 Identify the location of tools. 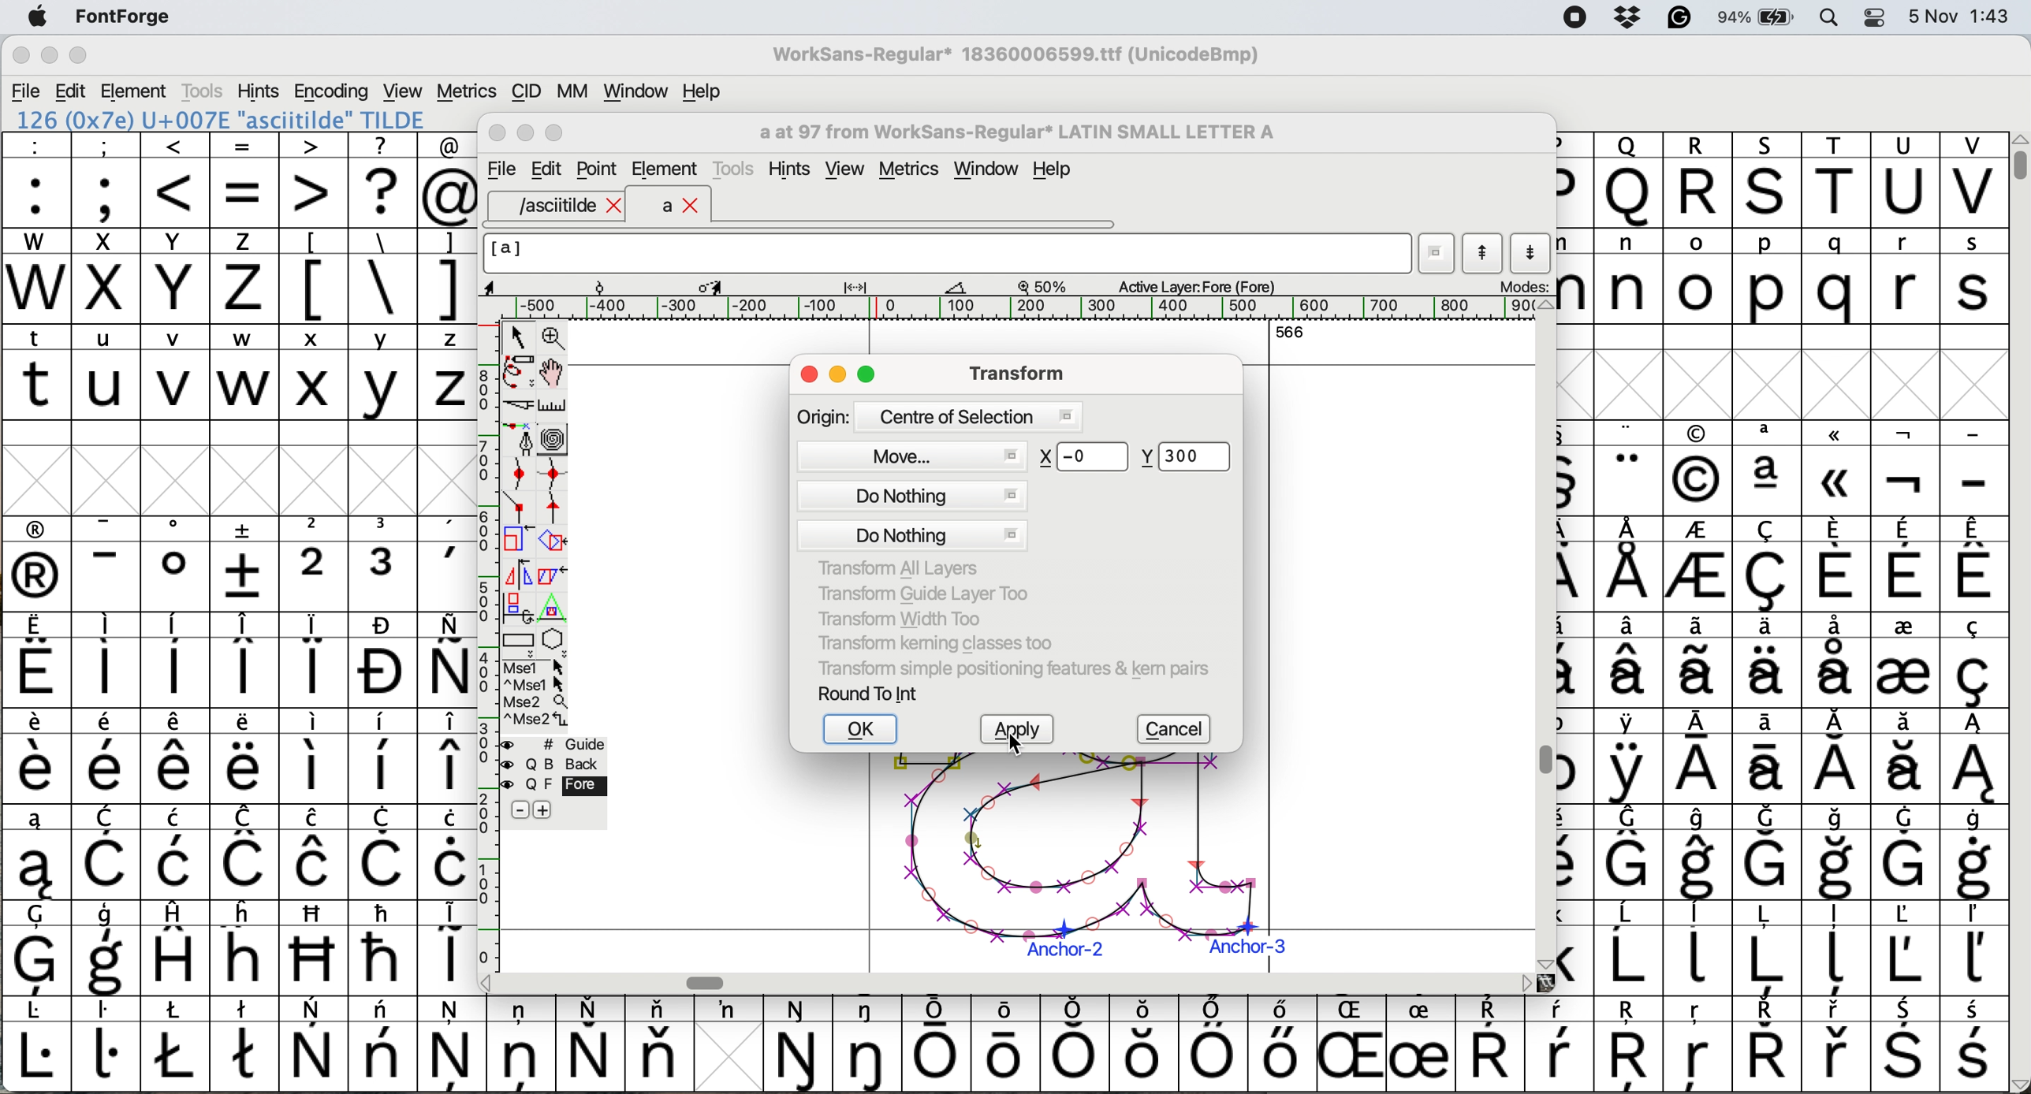
(201, 91).